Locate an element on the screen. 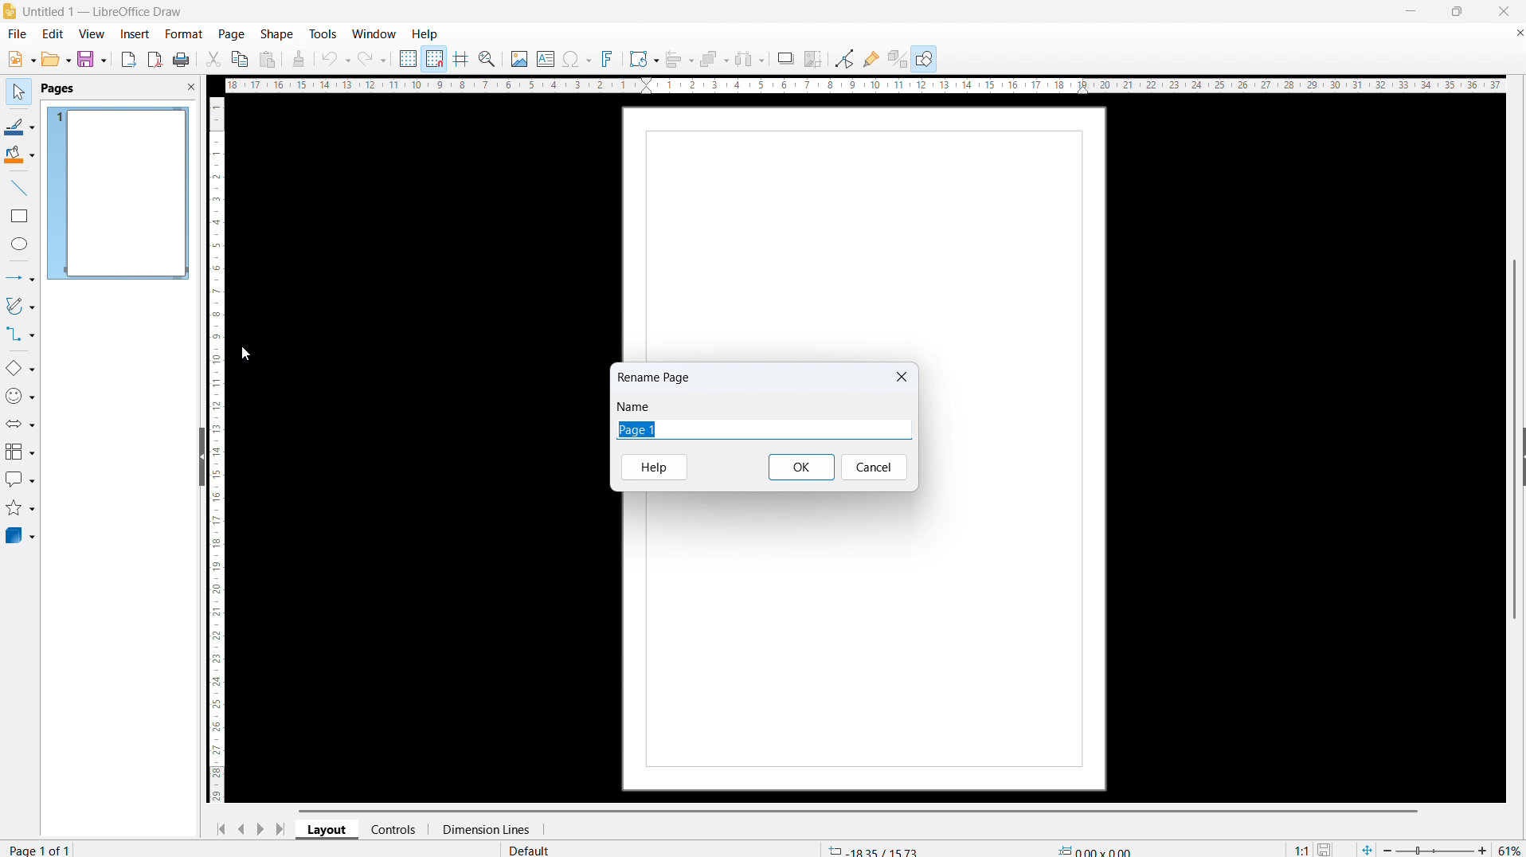 The image size is (1526, 857). page number is located at coordinates (43, 849).